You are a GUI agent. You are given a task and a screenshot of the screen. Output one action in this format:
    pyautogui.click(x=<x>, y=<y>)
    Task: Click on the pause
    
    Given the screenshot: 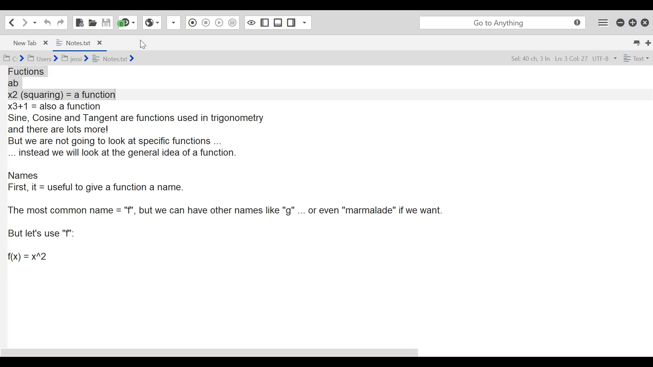 What is the action you would take?
    pyautogui.click(x=206, y=23)
    